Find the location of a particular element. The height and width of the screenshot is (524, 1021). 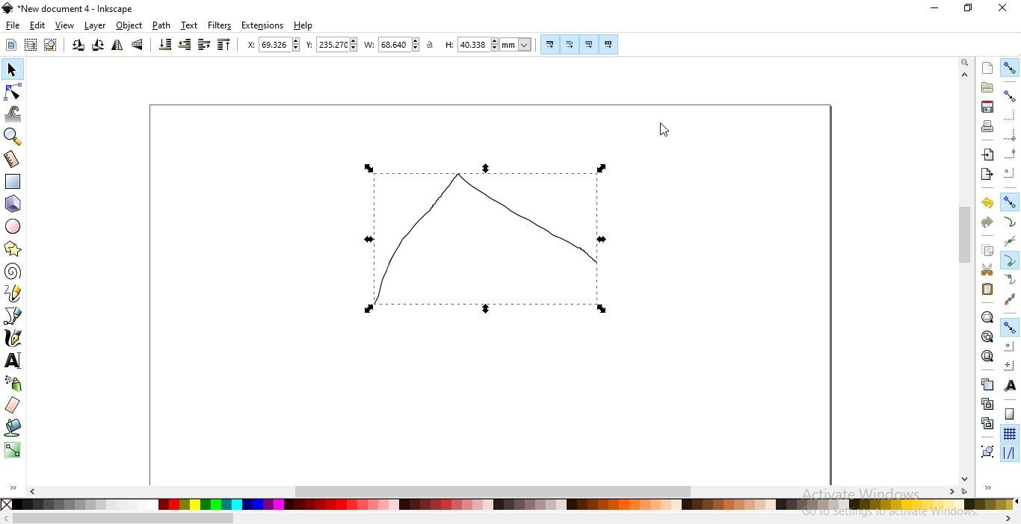

scrollbar is located at coordinates (124, 520).